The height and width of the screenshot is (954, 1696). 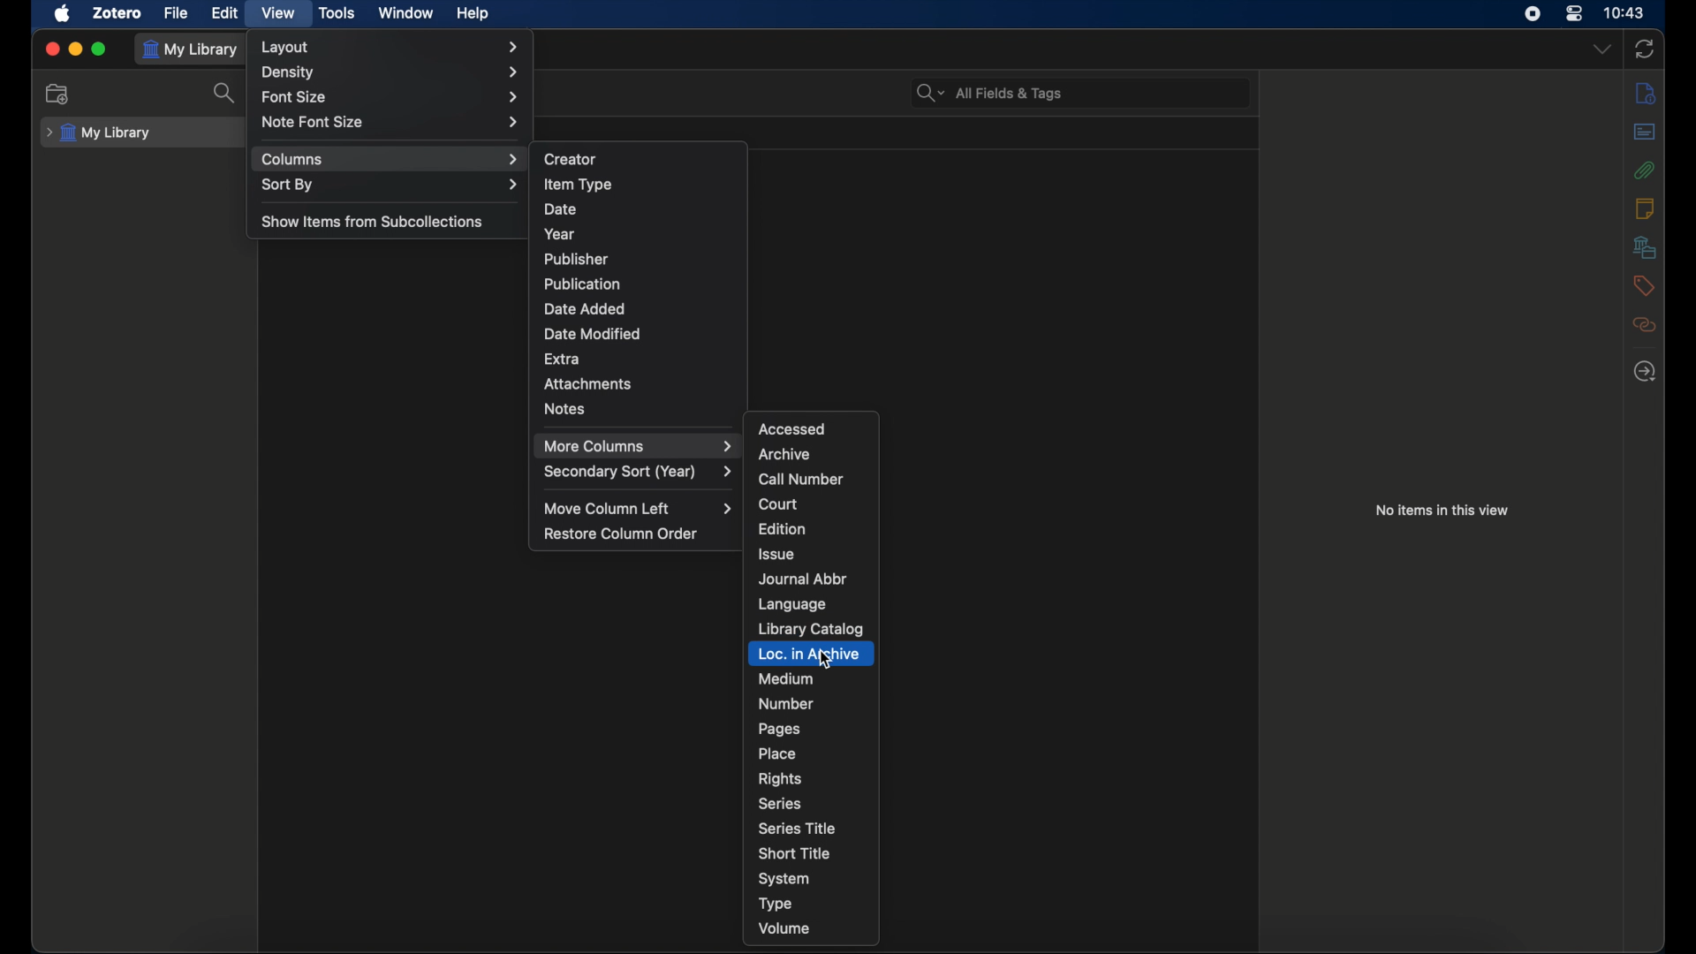 What do you see at coordinates (592, 333) in the screenshot?
I see `date modified` at bounding box center [592, 333].